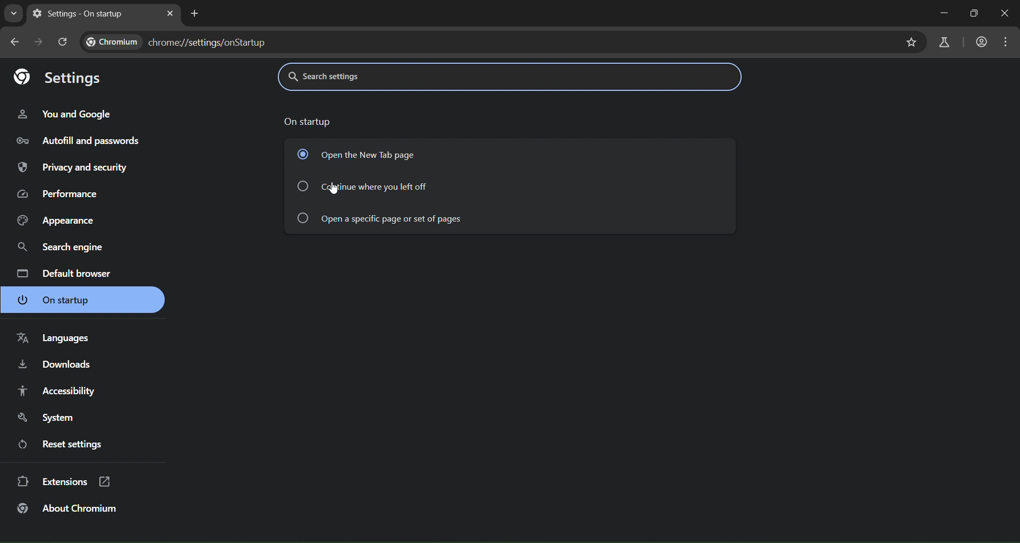 The height and width of the screenshot is (543, 1020). What do you see at coordinates (912, 41) in the screenshot?
I see `bookmark page` at bounding box center [912, 41].